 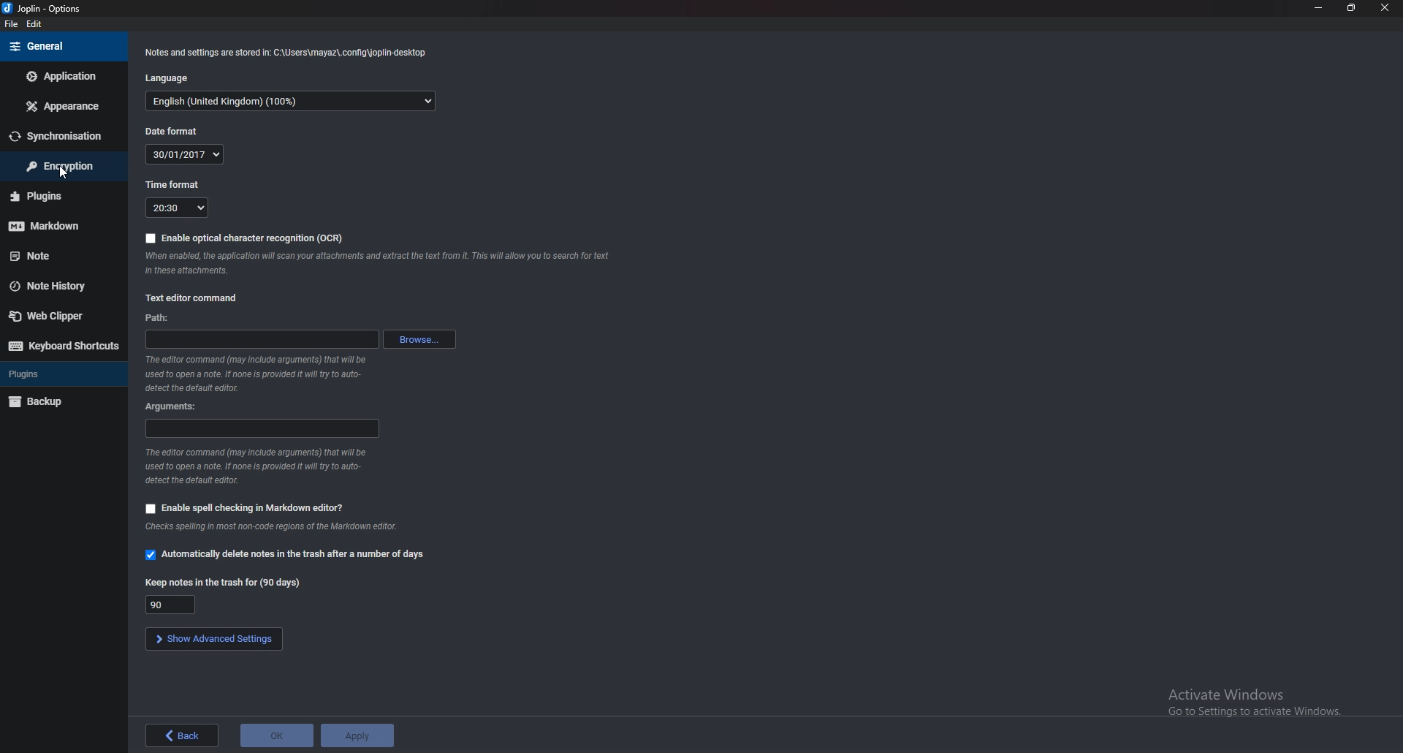 What do you see at coordinates (214, 639) in the screenshot?
I see `show advanced settings` at bounding box center [214, 639].